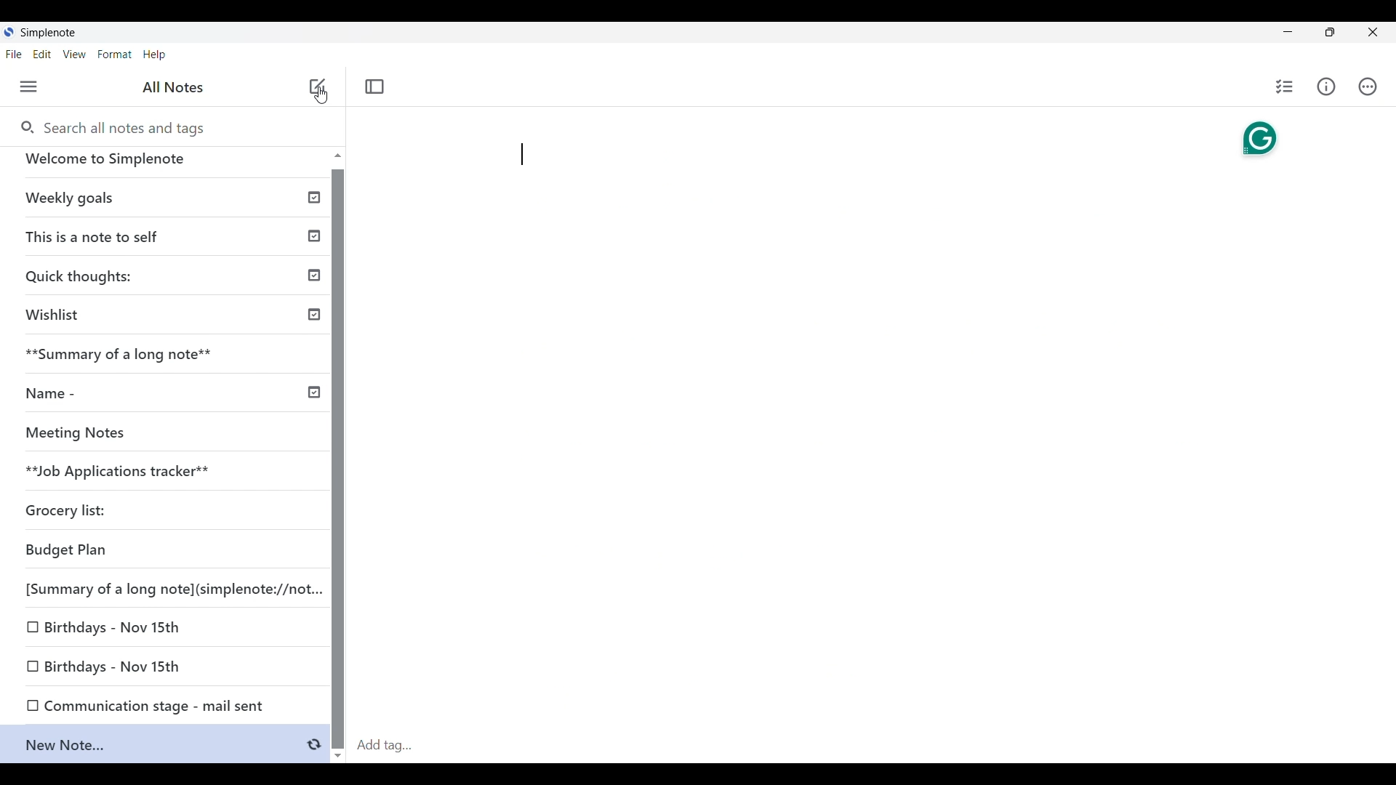  I want to click on Quick slide to bottom, so click(338, 756).